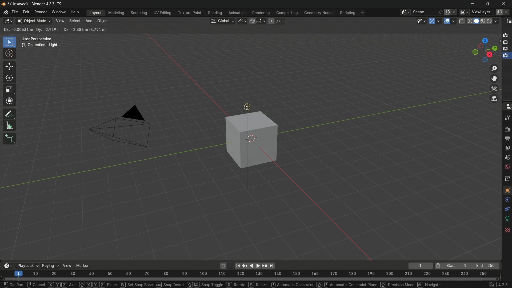 The height and width of the screenshot is (288, 512). Describe the element at coordinates (58, 12) in the screenshot. I see `window menu` at that location.